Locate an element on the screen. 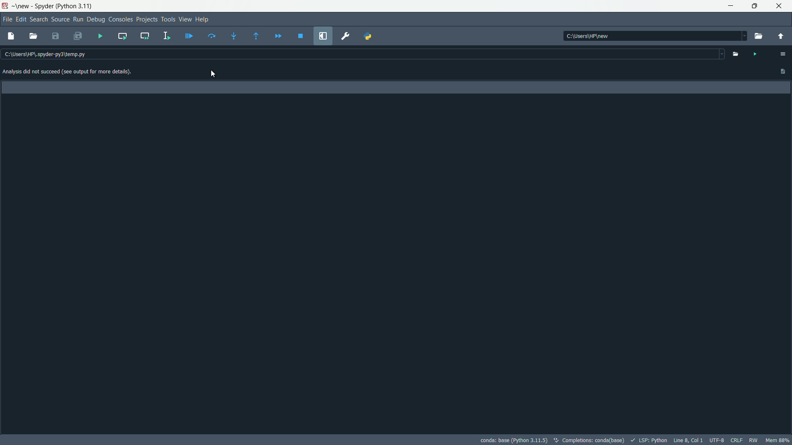 The height and width of the screenshot is (445, 792). new file is located at coordinates (11, 37).